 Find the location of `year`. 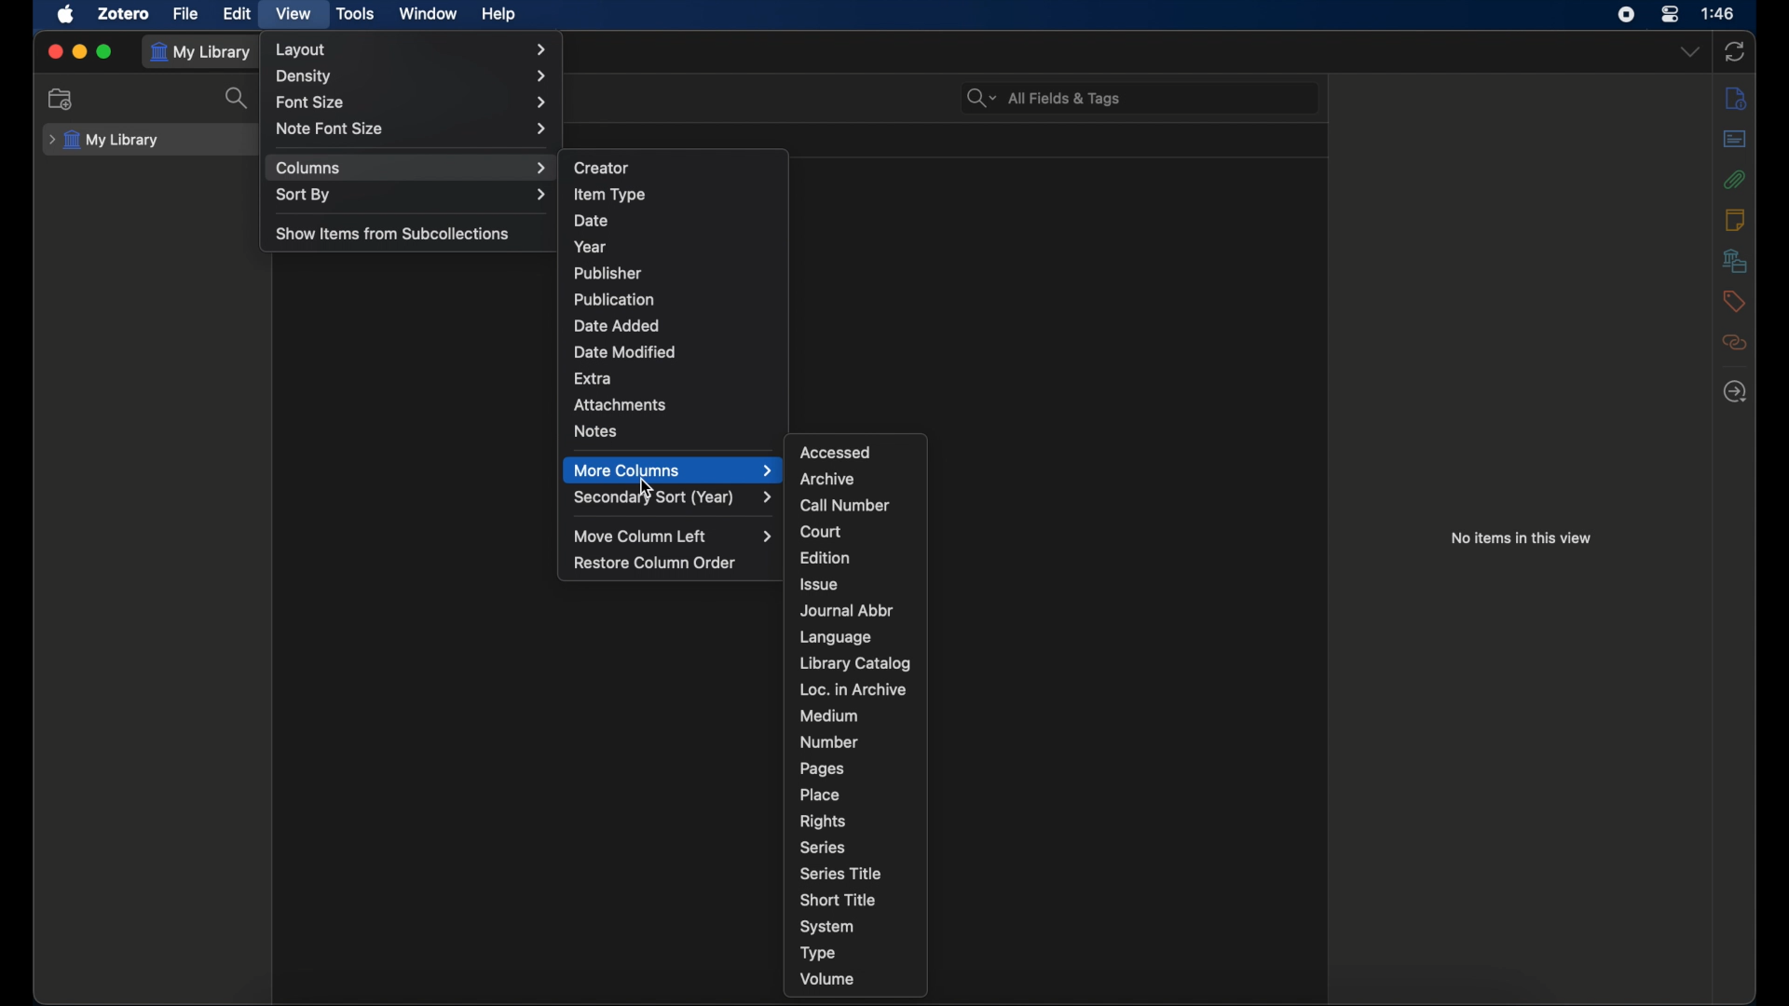

year is located at coordinates (591, 247).